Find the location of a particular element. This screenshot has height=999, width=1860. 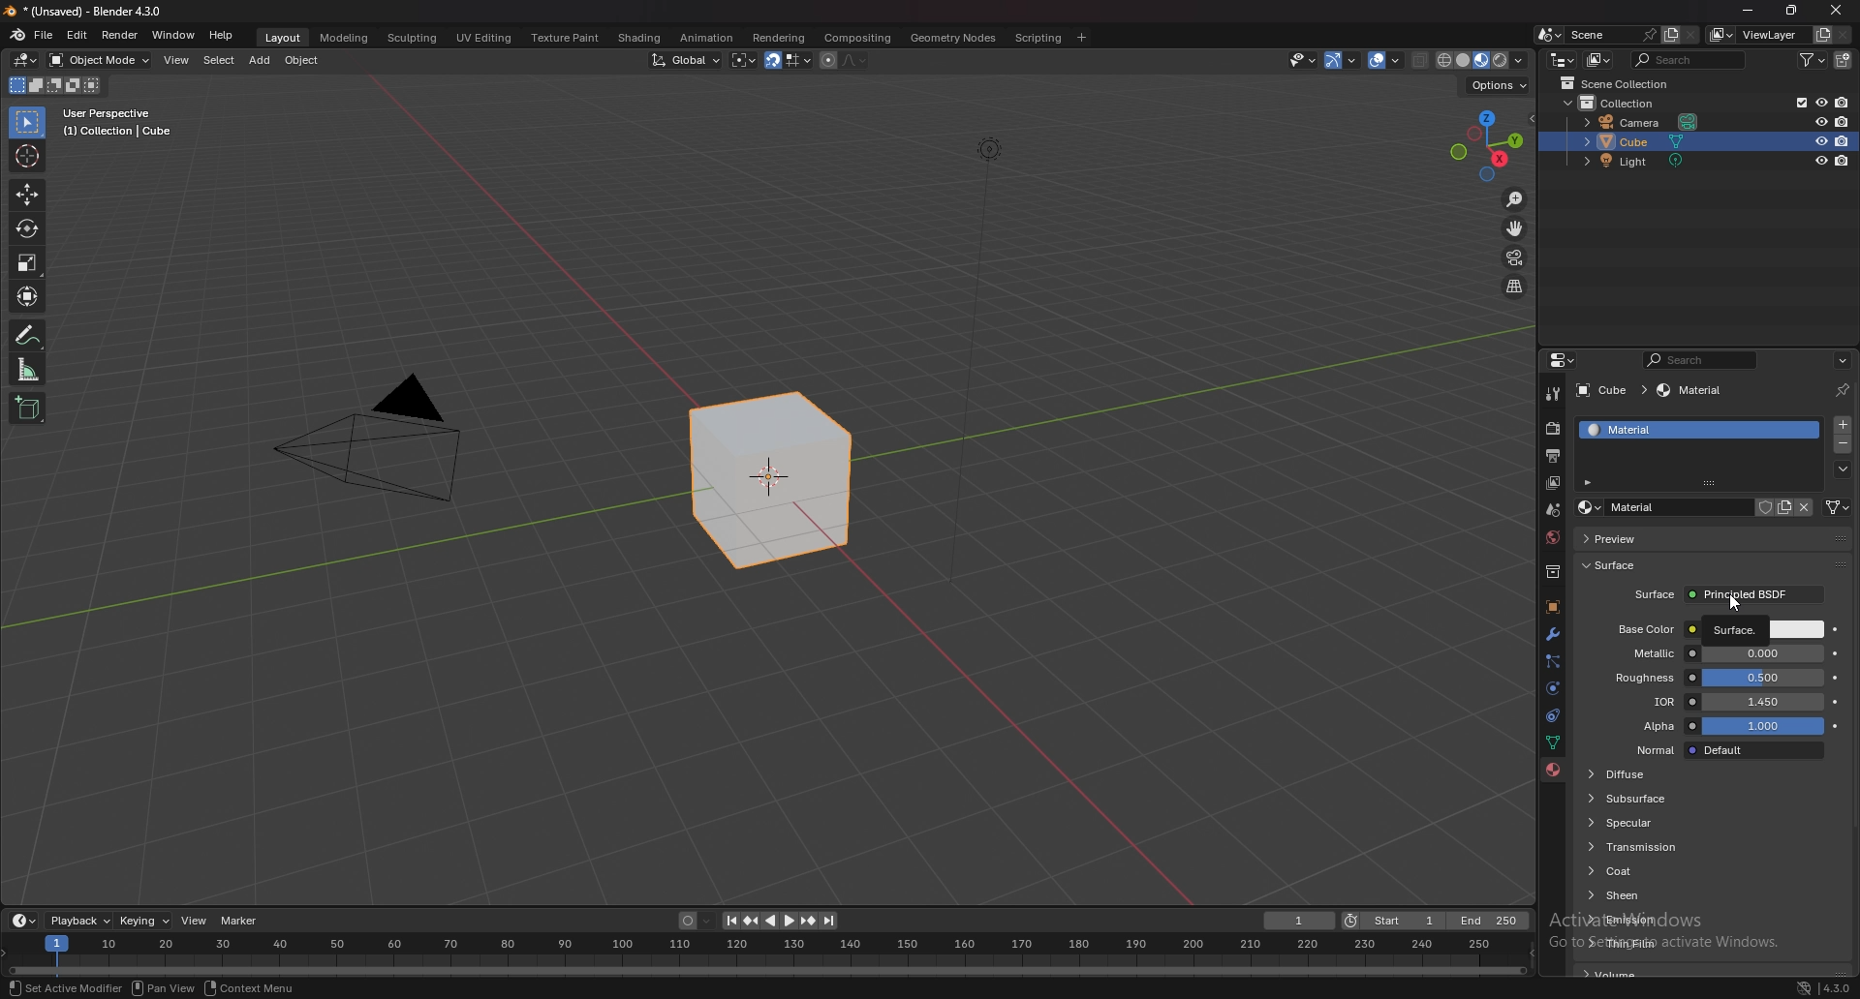

thin film is located at coordinates (1671, 942).